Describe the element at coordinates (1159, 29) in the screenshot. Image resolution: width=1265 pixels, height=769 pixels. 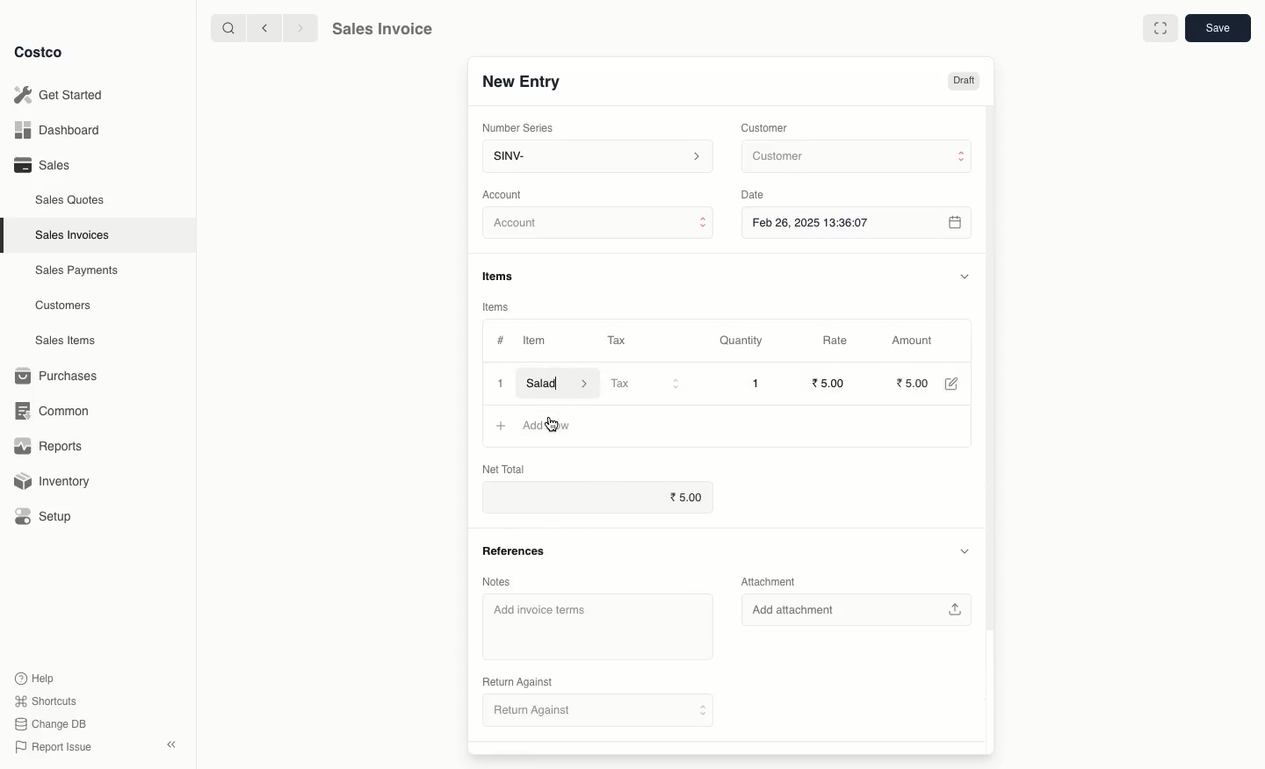
I see `Full width toggle` at that location.